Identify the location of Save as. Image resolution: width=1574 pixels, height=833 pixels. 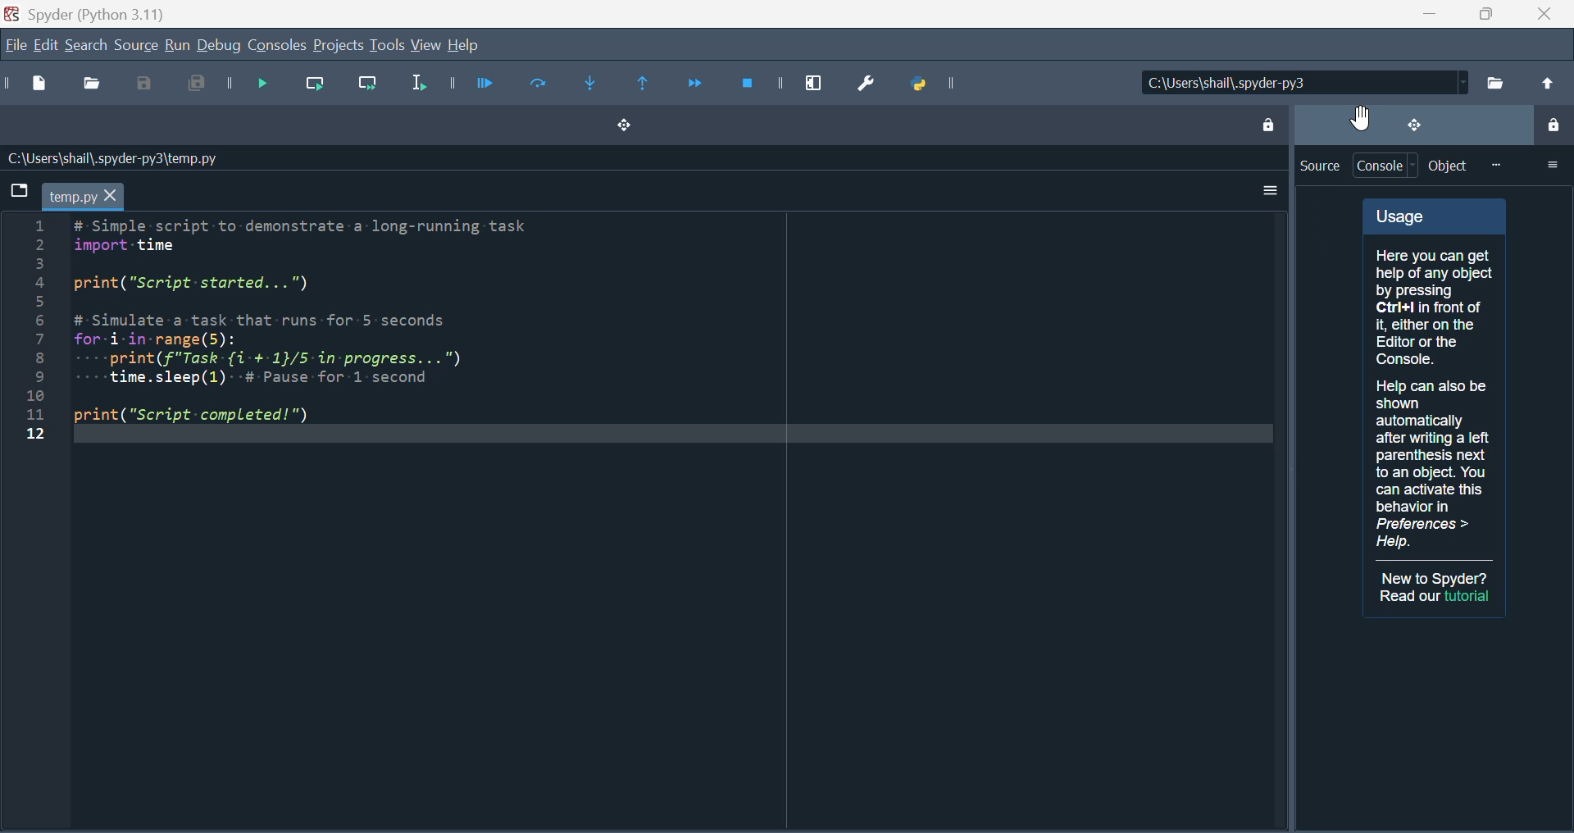
(146, 86).